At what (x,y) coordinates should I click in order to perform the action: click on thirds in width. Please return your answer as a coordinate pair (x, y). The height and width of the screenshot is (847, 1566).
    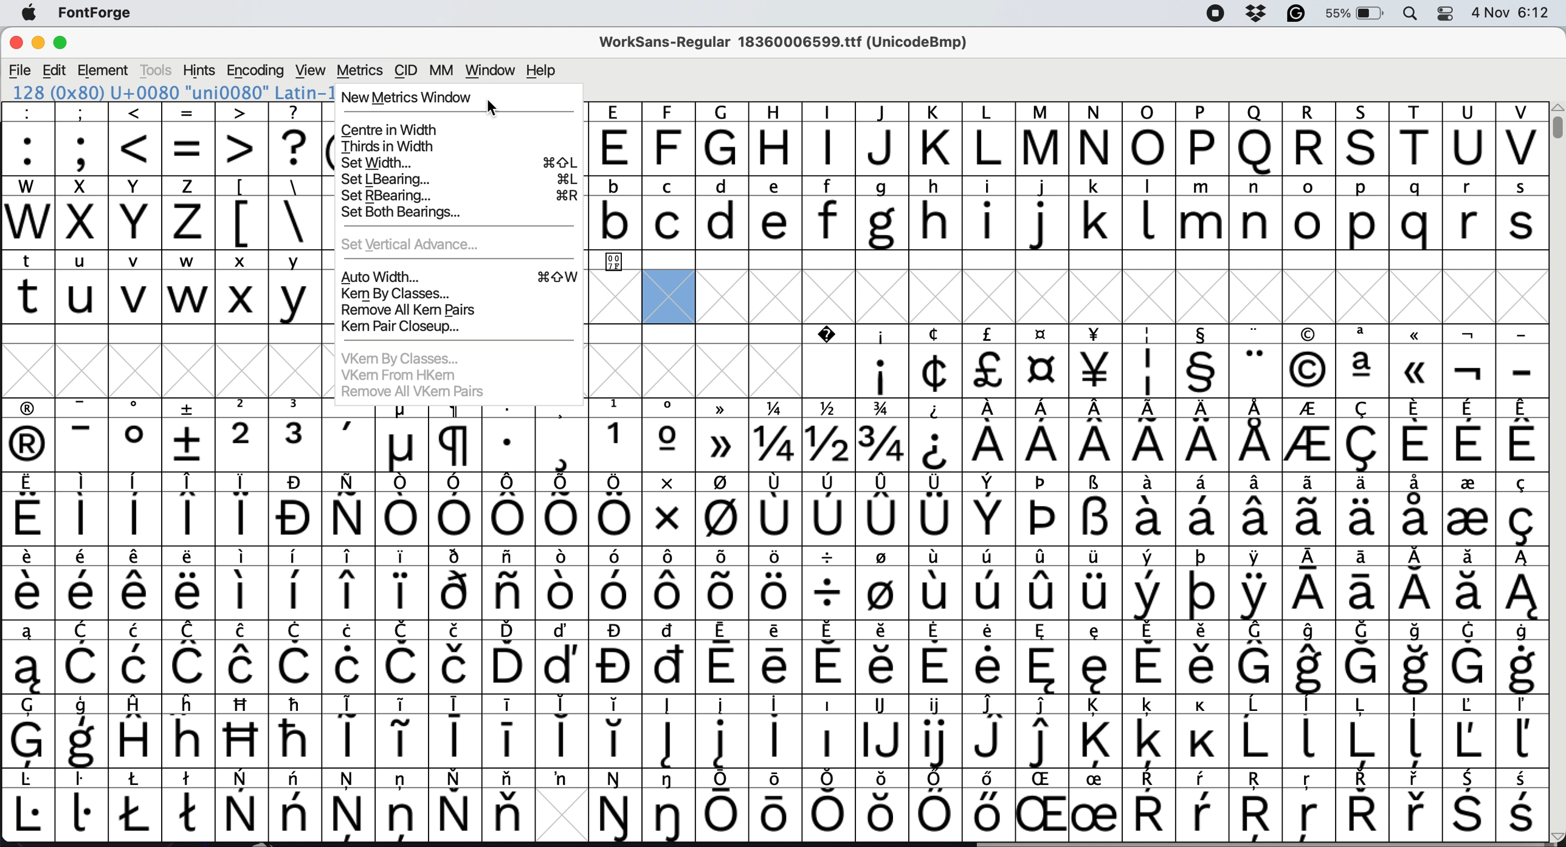
    Looking at the image, I should click on (390, 146).